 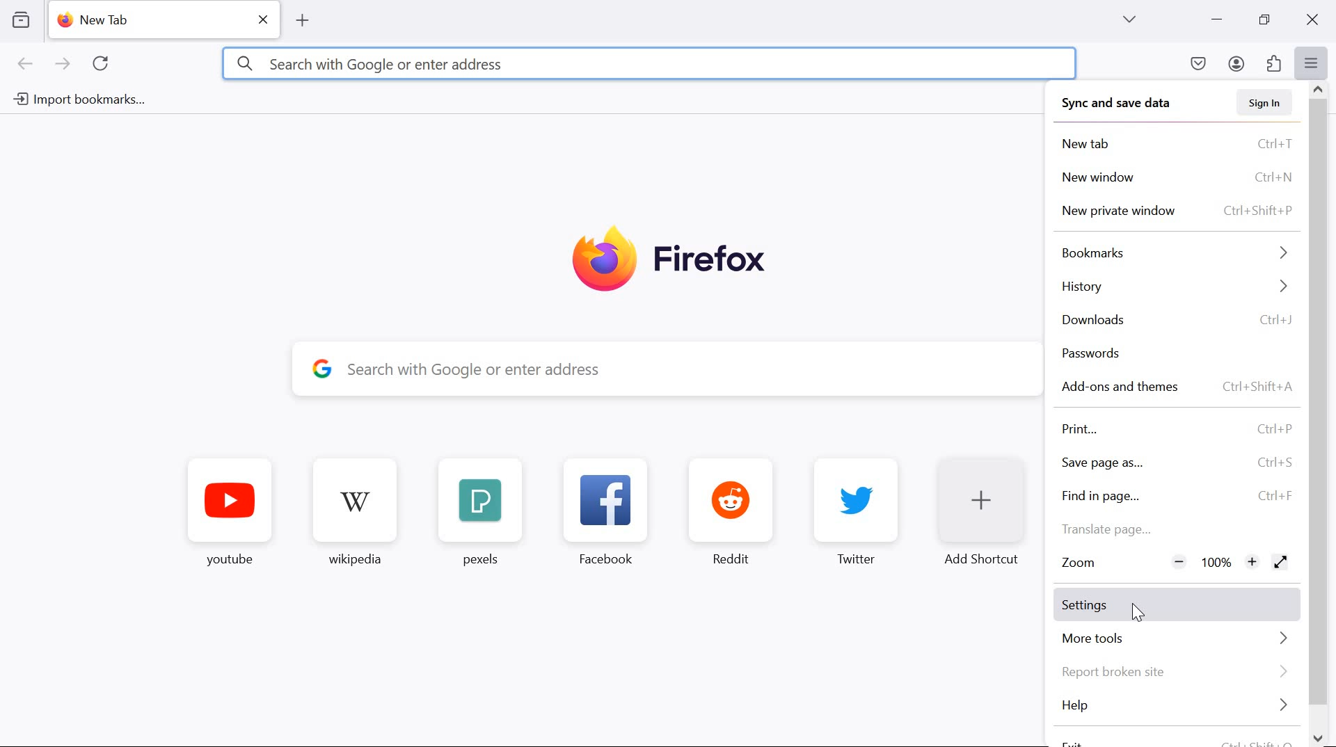 I want to click on Facebook, so click(x=604, y=508).